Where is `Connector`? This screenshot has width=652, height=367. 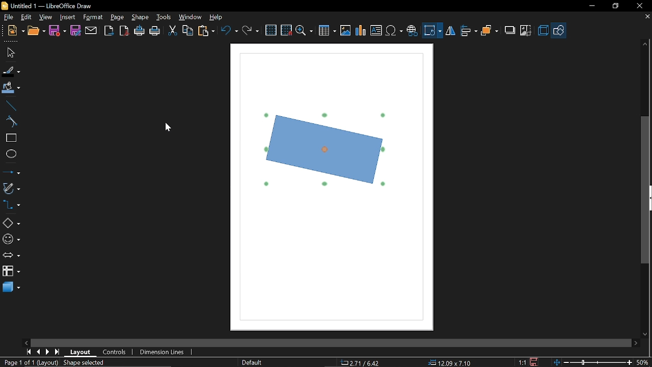
Connector is located at coordinates (11, 206).